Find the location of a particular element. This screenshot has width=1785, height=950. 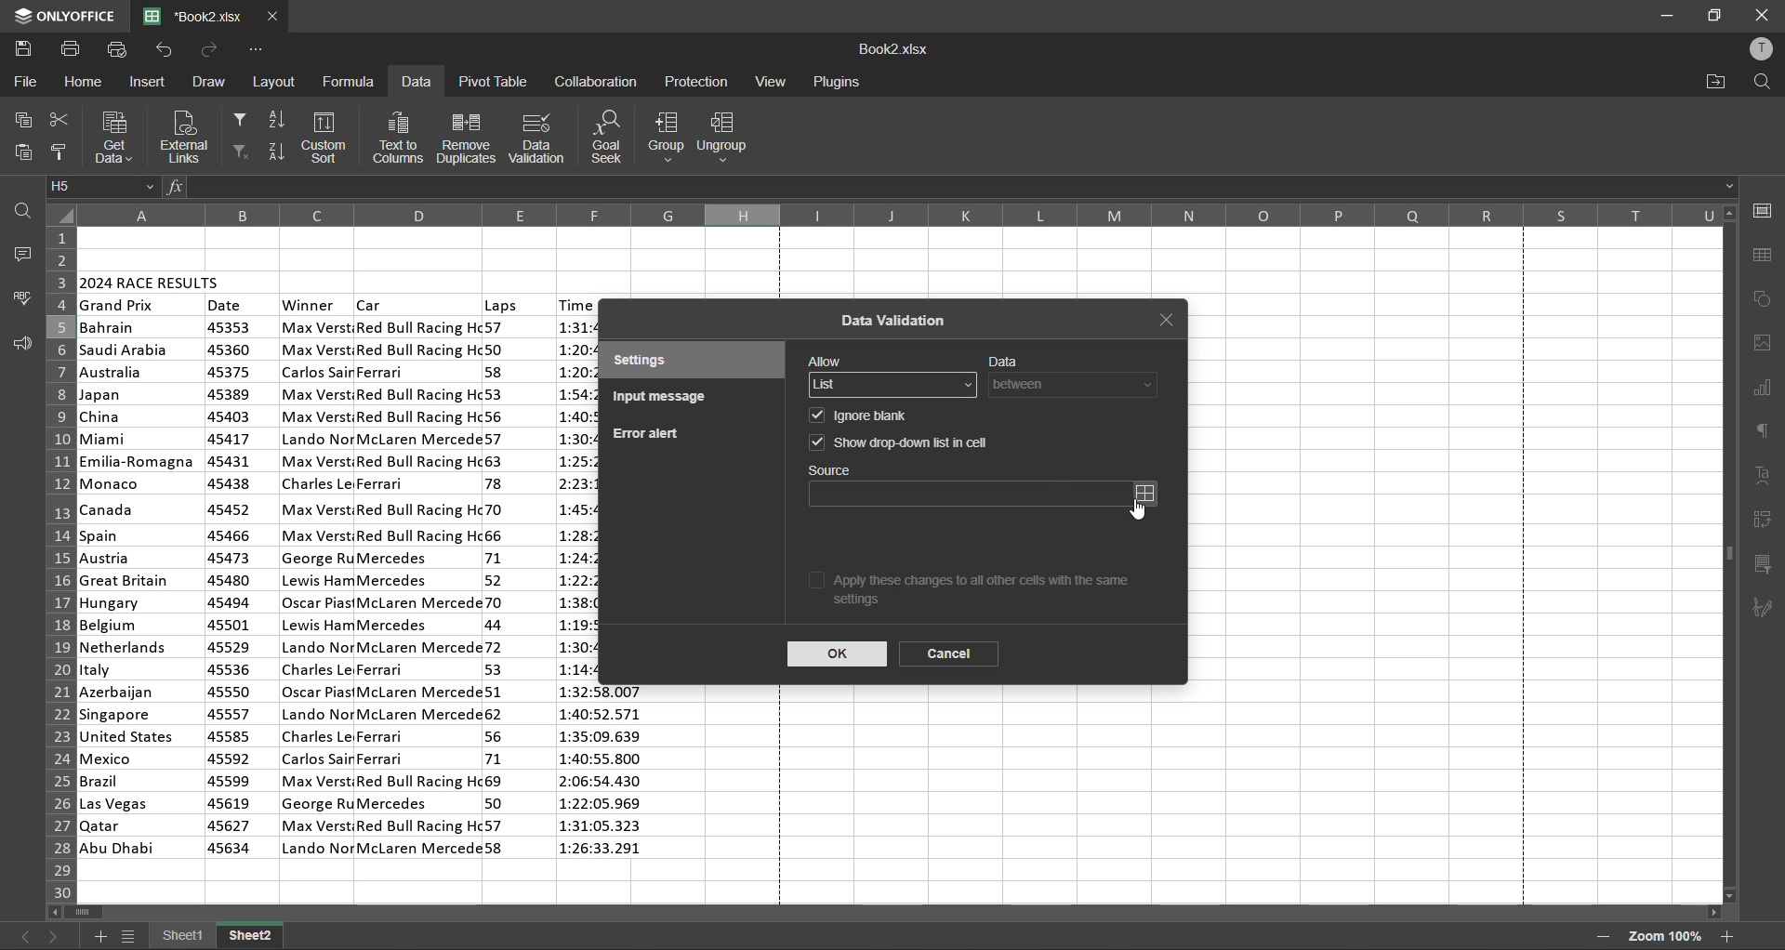

time is located at coordinates (605, 775).